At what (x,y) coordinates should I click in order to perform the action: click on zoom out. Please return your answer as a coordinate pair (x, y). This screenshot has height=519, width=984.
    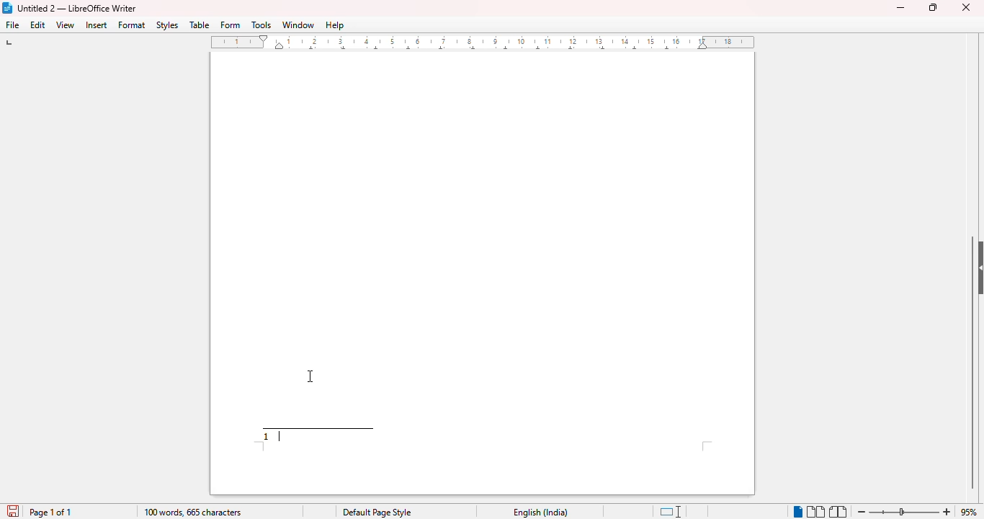
    Looking at the image, I should click on (862, 512).